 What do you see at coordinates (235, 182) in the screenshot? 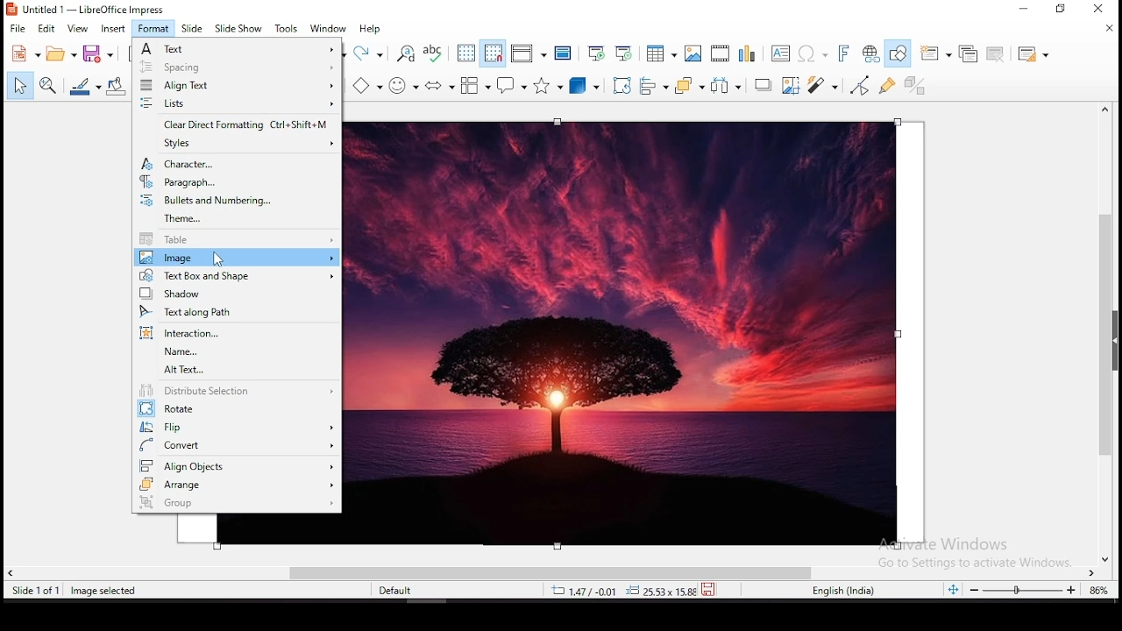
I see `paragraph` at bounding box center [235, 182].